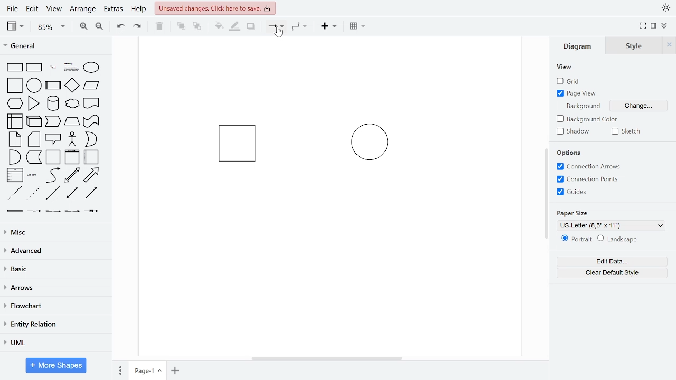  What do you see at coordinates (587, 179) in the screenshot?
I see `connection points` at bounding box center [587, 179].